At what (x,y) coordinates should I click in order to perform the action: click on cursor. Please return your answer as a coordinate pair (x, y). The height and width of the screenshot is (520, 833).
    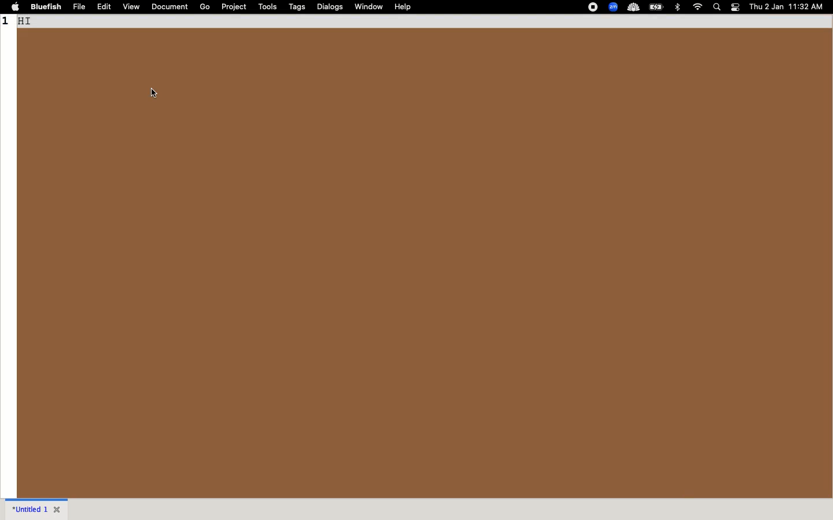
    Looking at the image, I should click on (153, 92).